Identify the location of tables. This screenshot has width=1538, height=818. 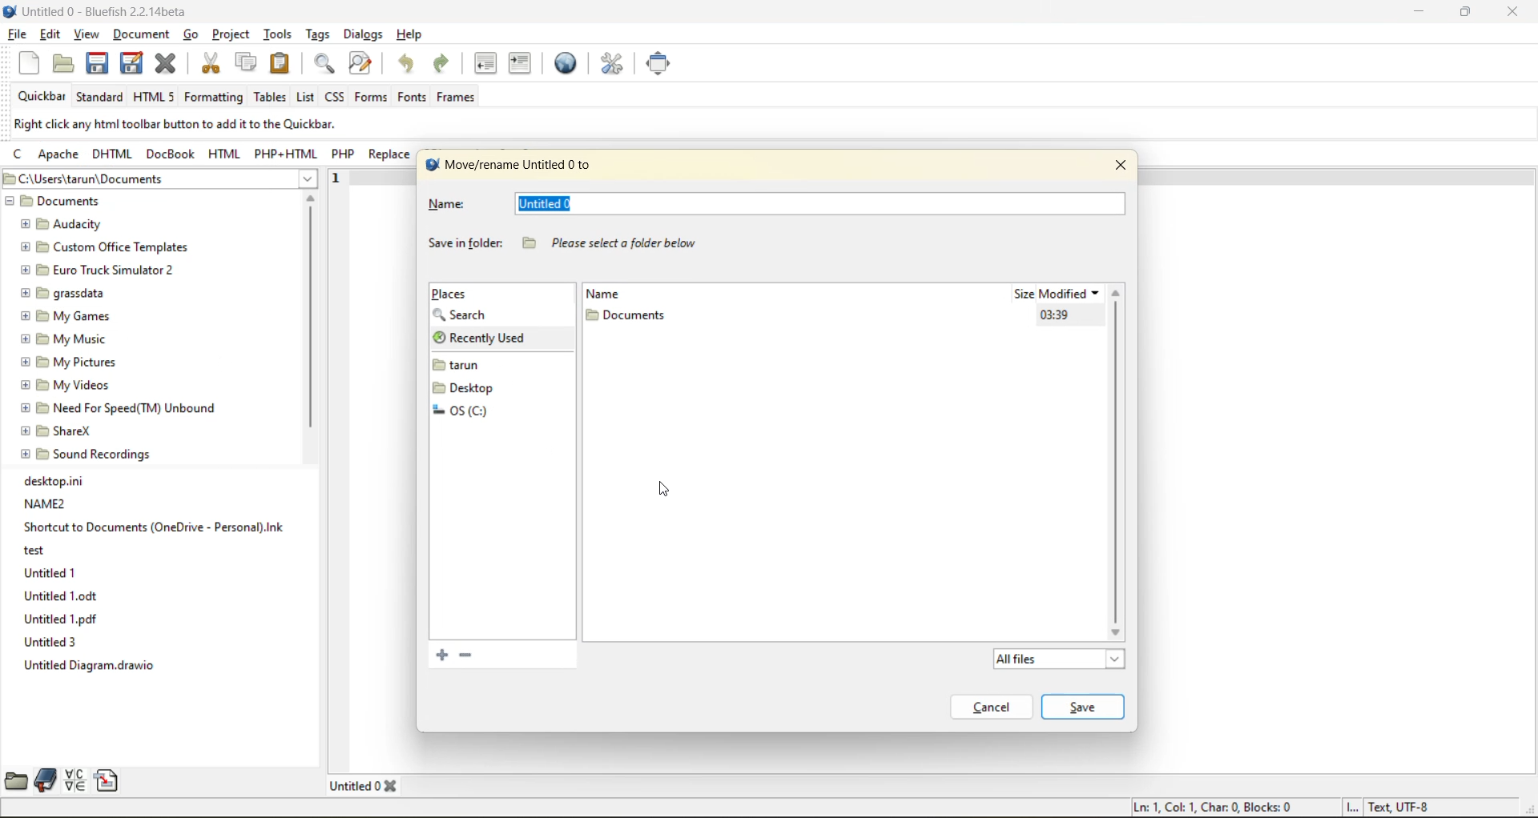
(272, 99).